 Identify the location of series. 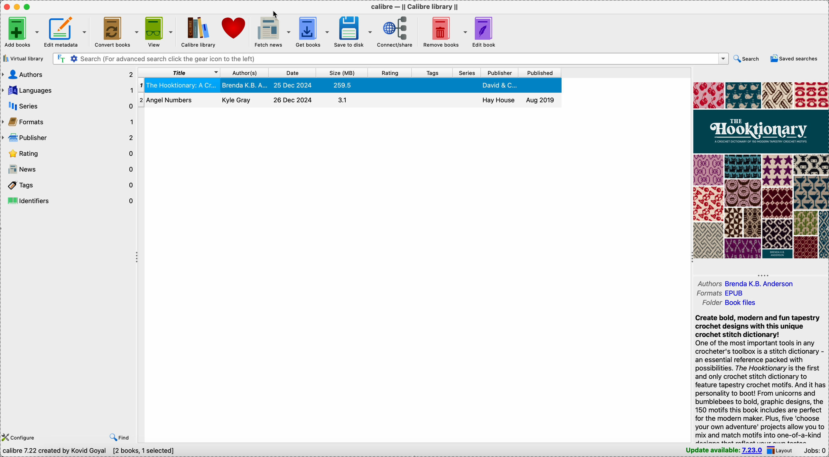
(67, 106).